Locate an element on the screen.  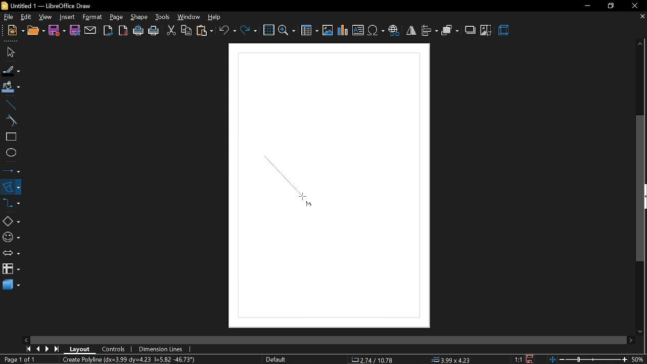
connectors is located at coordinates (12, 206).